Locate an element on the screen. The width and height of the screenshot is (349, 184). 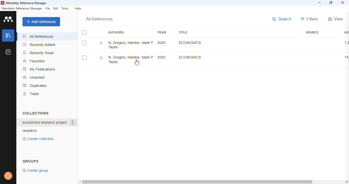
profile is located at coordinates (8, 176).